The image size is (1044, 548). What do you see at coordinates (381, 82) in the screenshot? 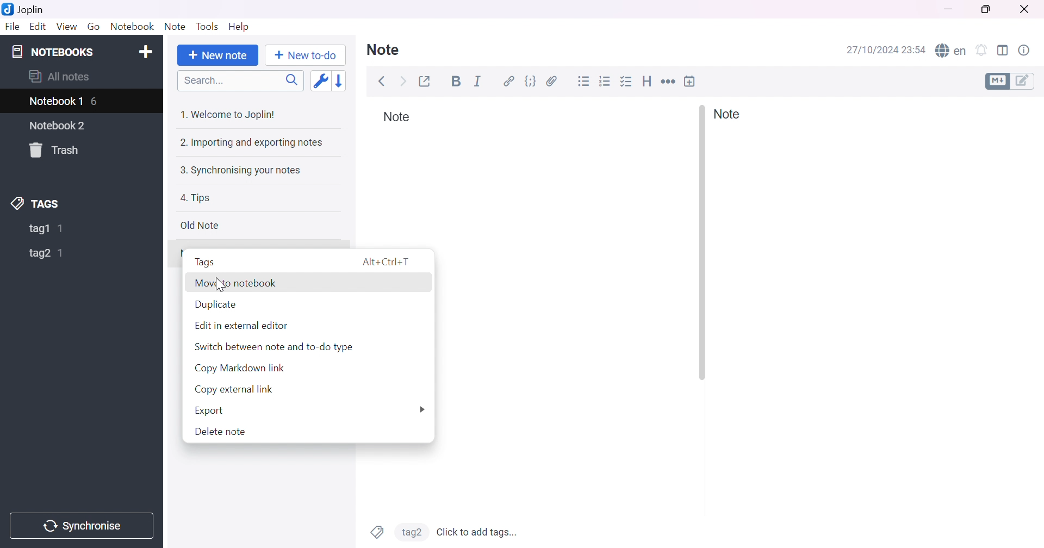
I see `Back` at bounding box center [381, 82].